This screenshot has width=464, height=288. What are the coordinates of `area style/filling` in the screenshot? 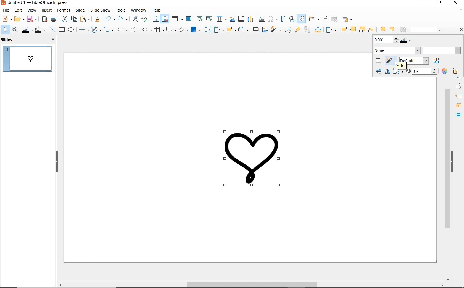 It's located at (416, 50).